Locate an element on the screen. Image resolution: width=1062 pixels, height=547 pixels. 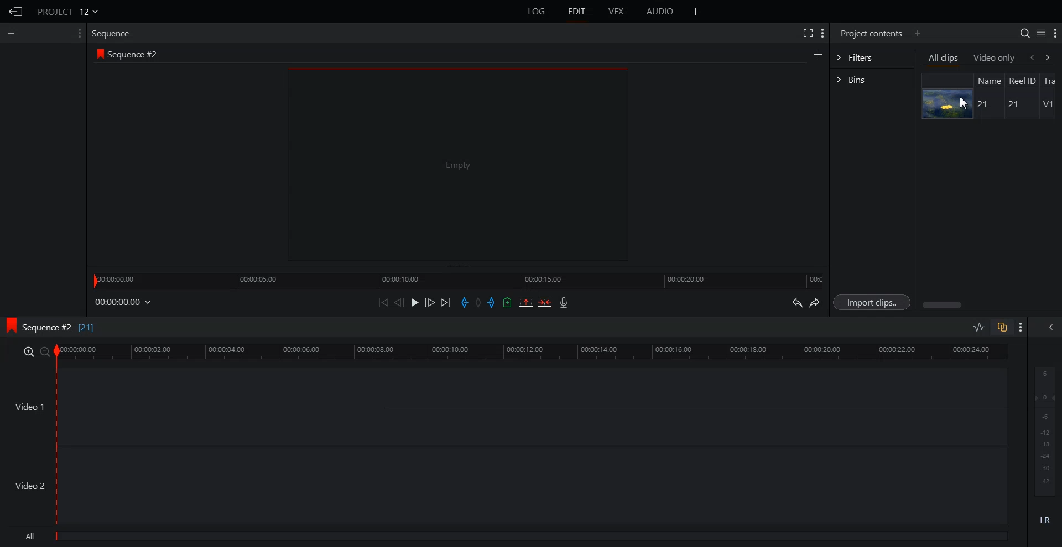
Add Panel is located at coordinates (917, 34).